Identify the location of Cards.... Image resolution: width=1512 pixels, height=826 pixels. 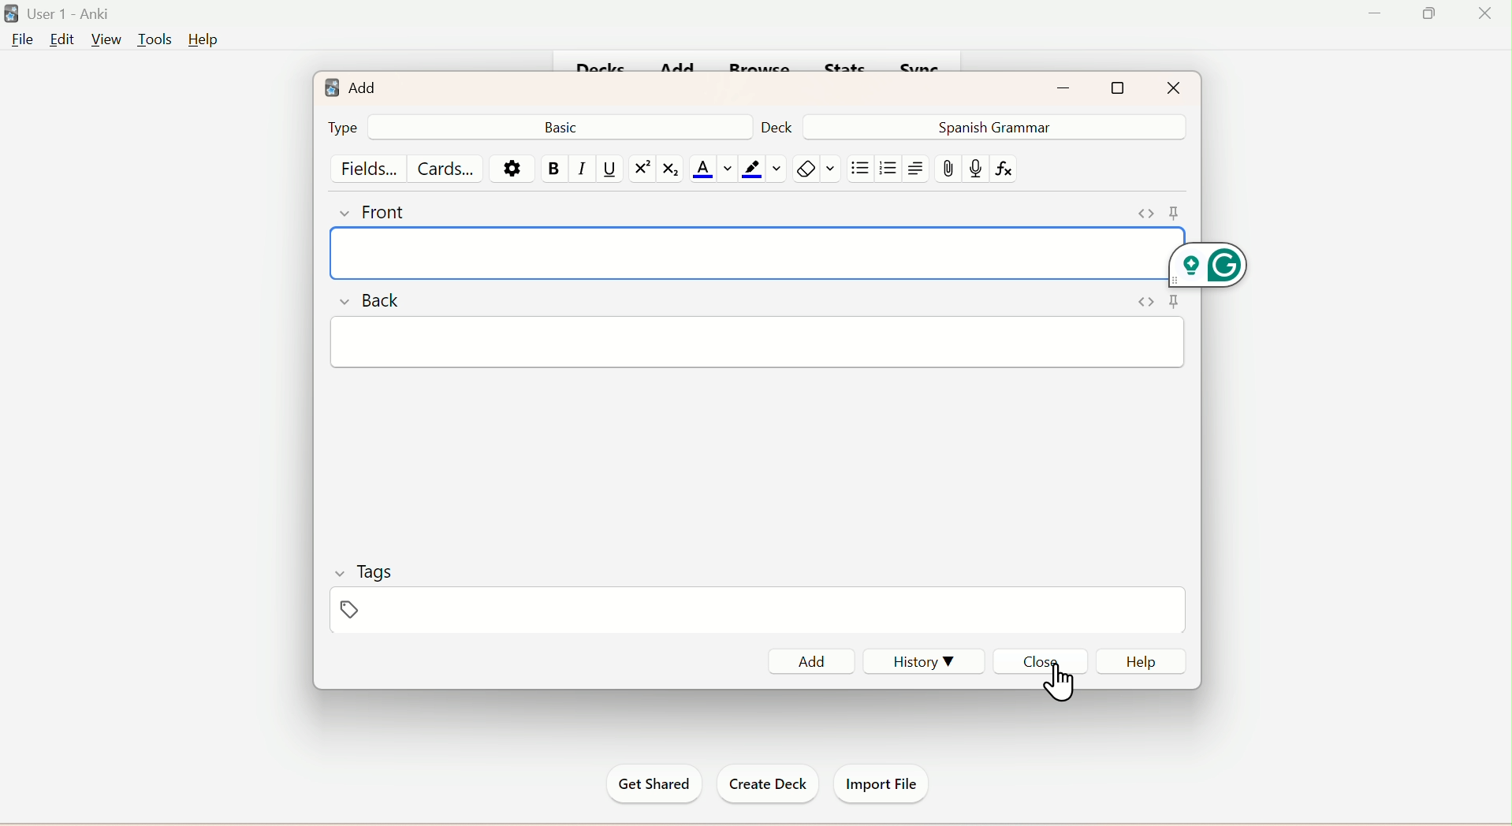
(449, 168).